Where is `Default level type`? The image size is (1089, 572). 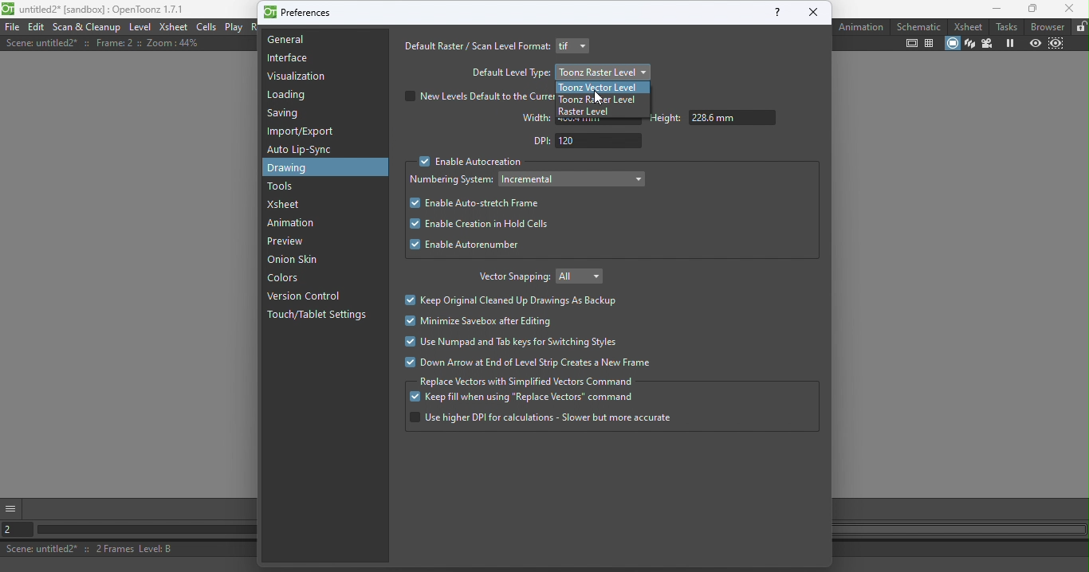
Default level type is located at coordinates (509, 72).